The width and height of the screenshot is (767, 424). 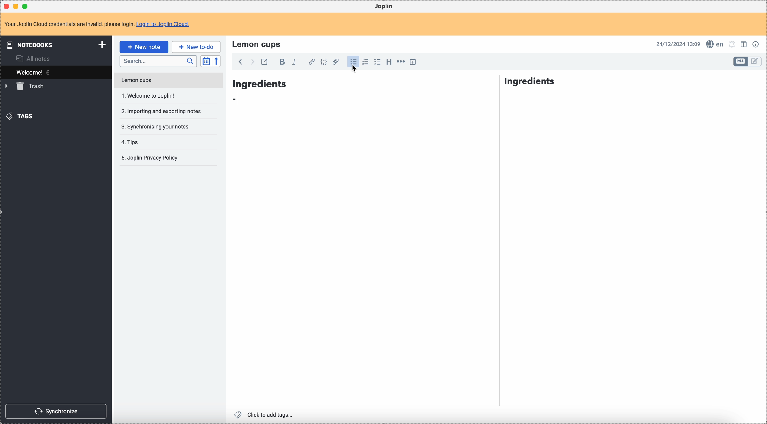 I want to click on back, so click(x=240, y=62).